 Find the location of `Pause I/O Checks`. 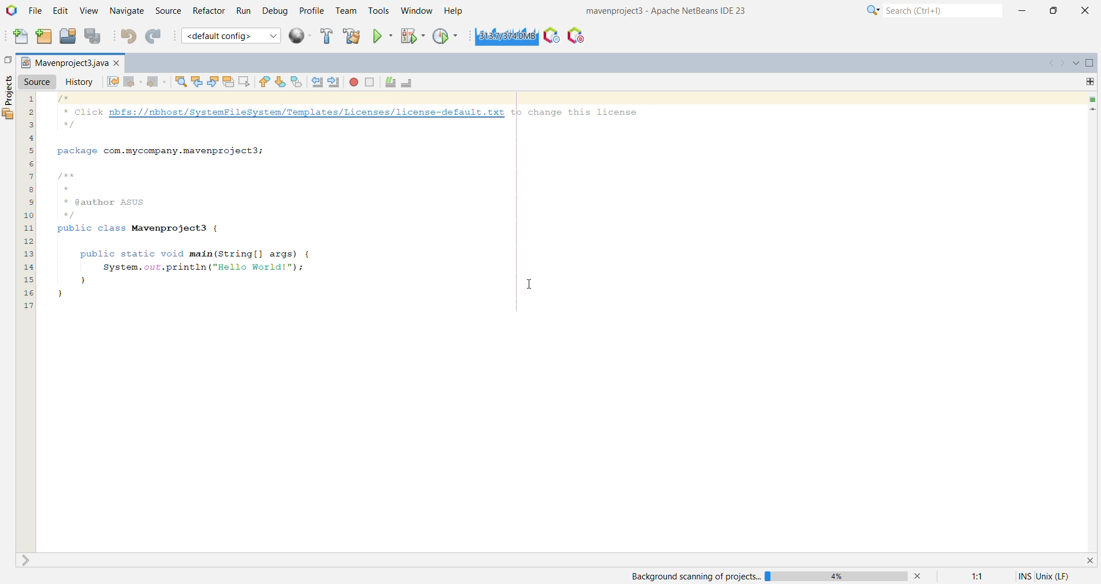

Pause I/O Checks is located at coordinates (577, 37).